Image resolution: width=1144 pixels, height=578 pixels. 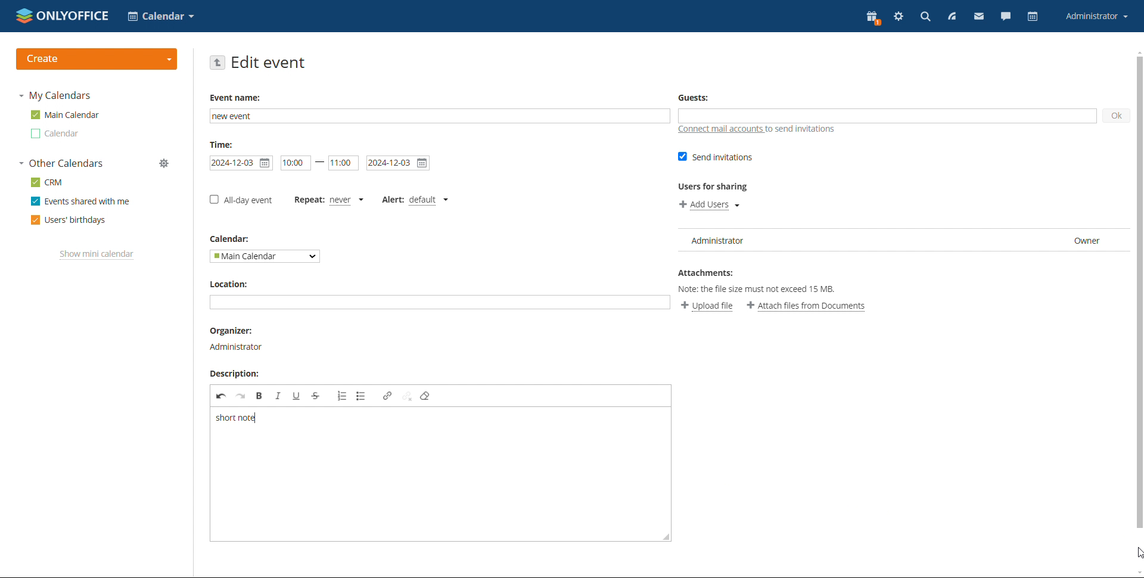 I want to click on Location:, so click(x=232, y=285).